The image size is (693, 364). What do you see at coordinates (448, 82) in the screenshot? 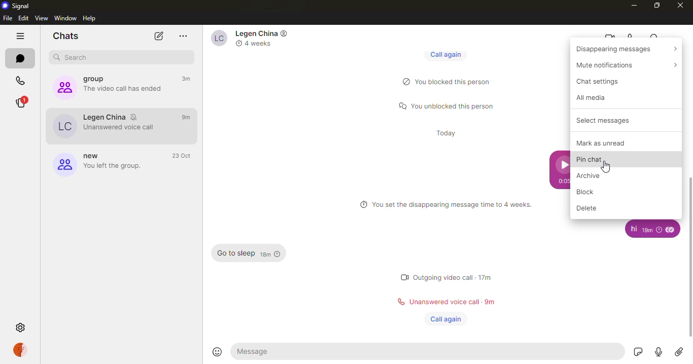
I see `status message` at bounding box center [448, 82].